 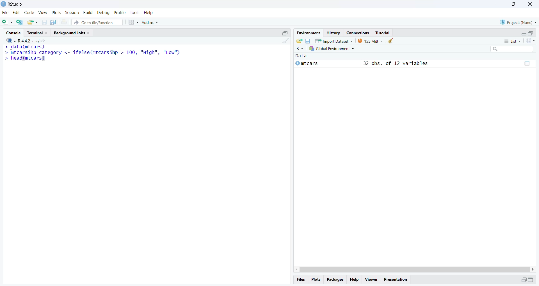 What do you see at coordinates (9, 40) in the screenshot?
I see `R` at bounding box center [9, 40].